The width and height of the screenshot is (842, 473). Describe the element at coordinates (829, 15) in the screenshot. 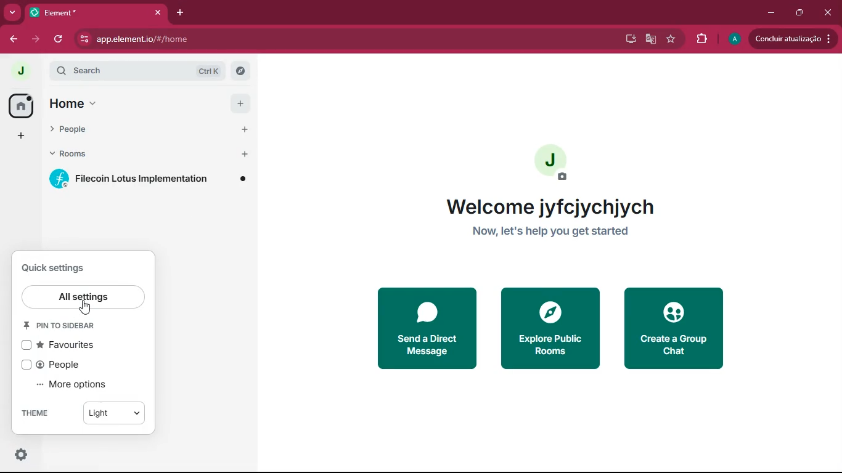

I see `close` at that location.